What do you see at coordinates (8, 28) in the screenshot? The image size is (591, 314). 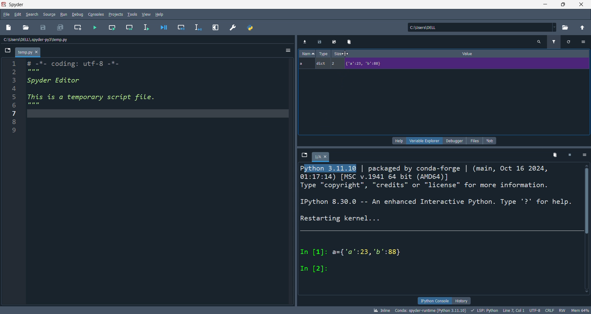 I see `new file` at bounding box center [8, 28].